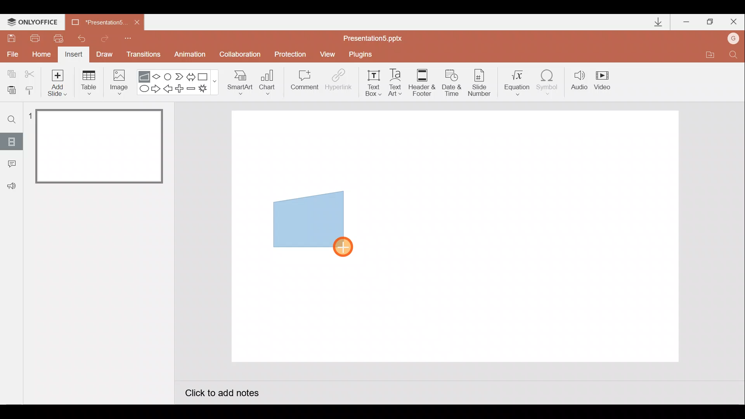 The image size is (745, 419). What do you see at coordinates (128, 37) in the screenshot?
I see `Customize quick access toolbar` at bounding box center [128, 37].